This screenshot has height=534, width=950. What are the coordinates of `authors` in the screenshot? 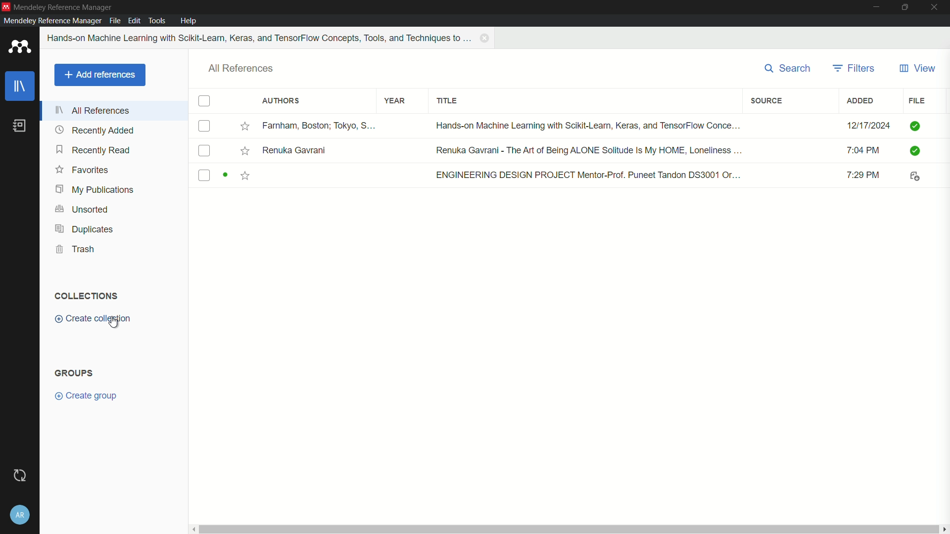 It's located at (280, 101).